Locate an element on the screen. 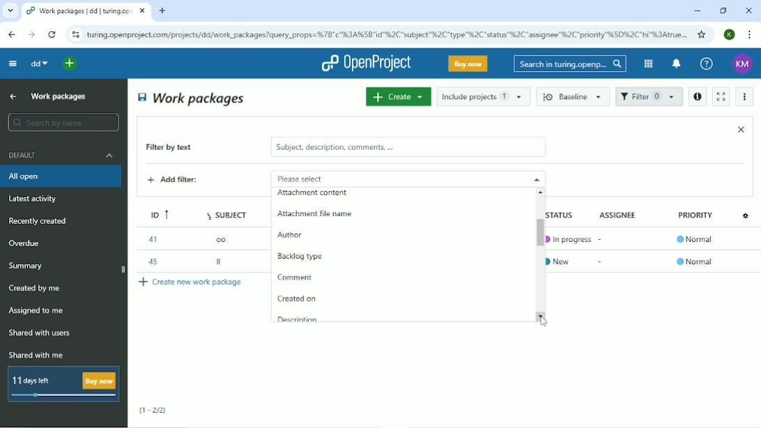 This screenshot has height=428, width=761. Reload this page is located at coordinates (52, 34).